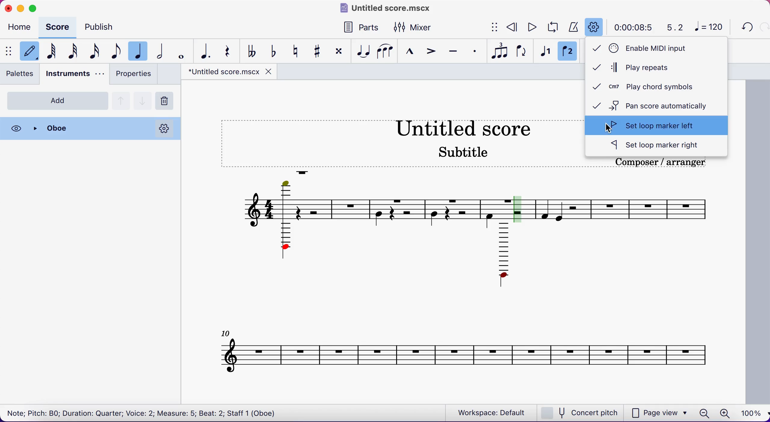 This screenshot has width=770, height=422. I want to click on 100%, so click(749, 412).